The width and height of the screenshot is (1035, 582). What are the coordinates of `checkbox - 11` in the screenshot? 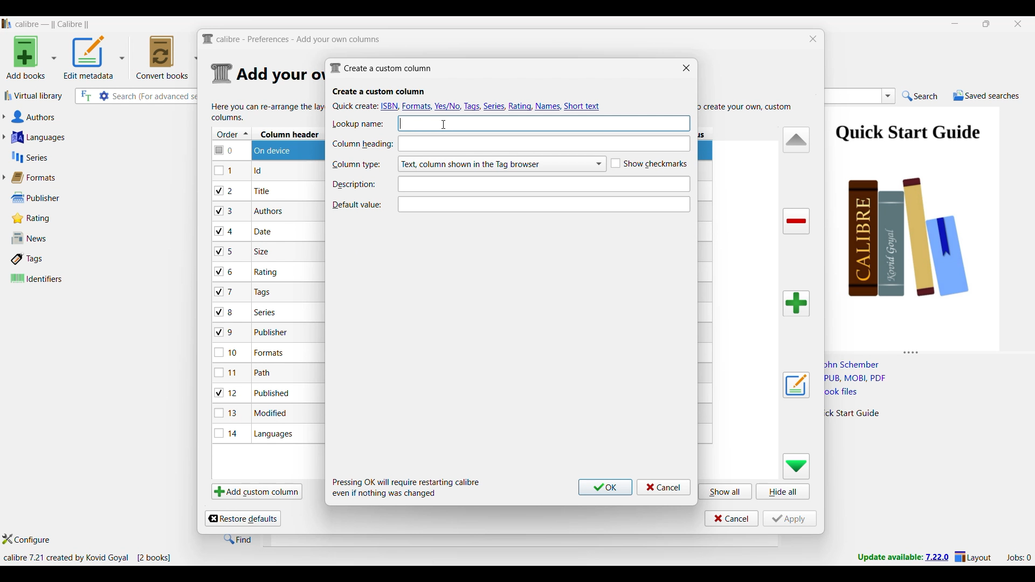 It's located at (227, 372).